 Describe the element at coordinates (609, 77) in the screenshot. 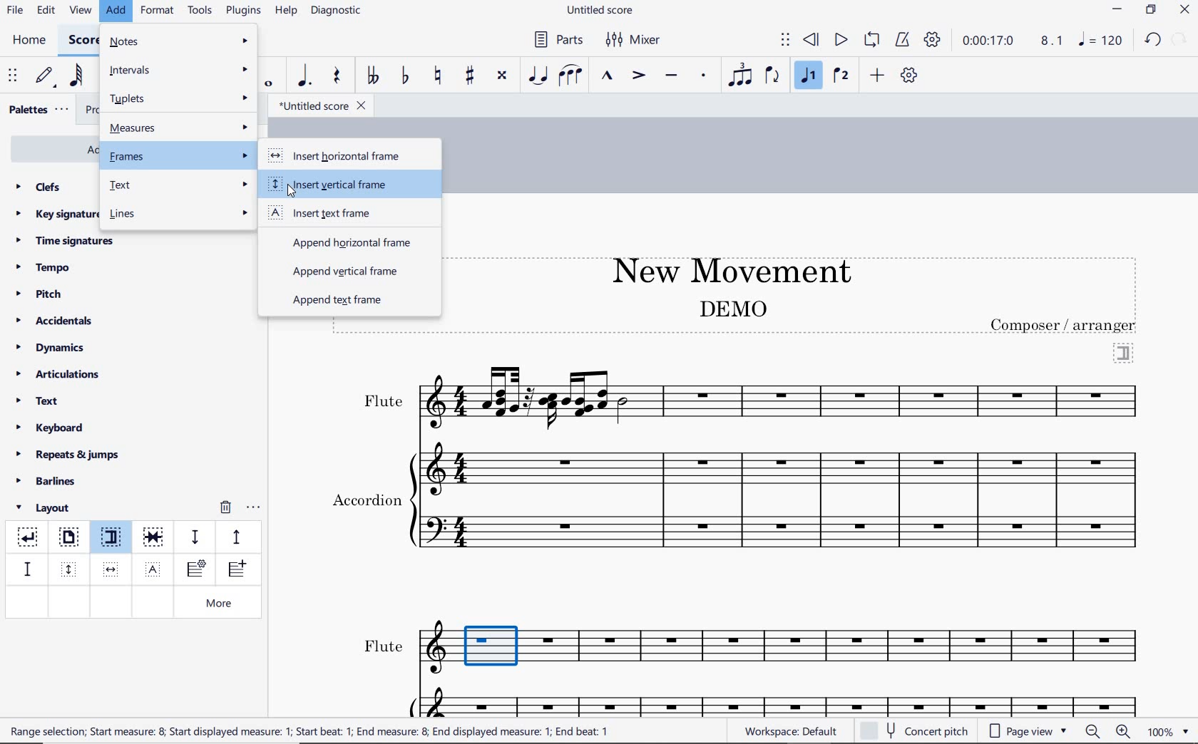

I see `marcato` at that location.